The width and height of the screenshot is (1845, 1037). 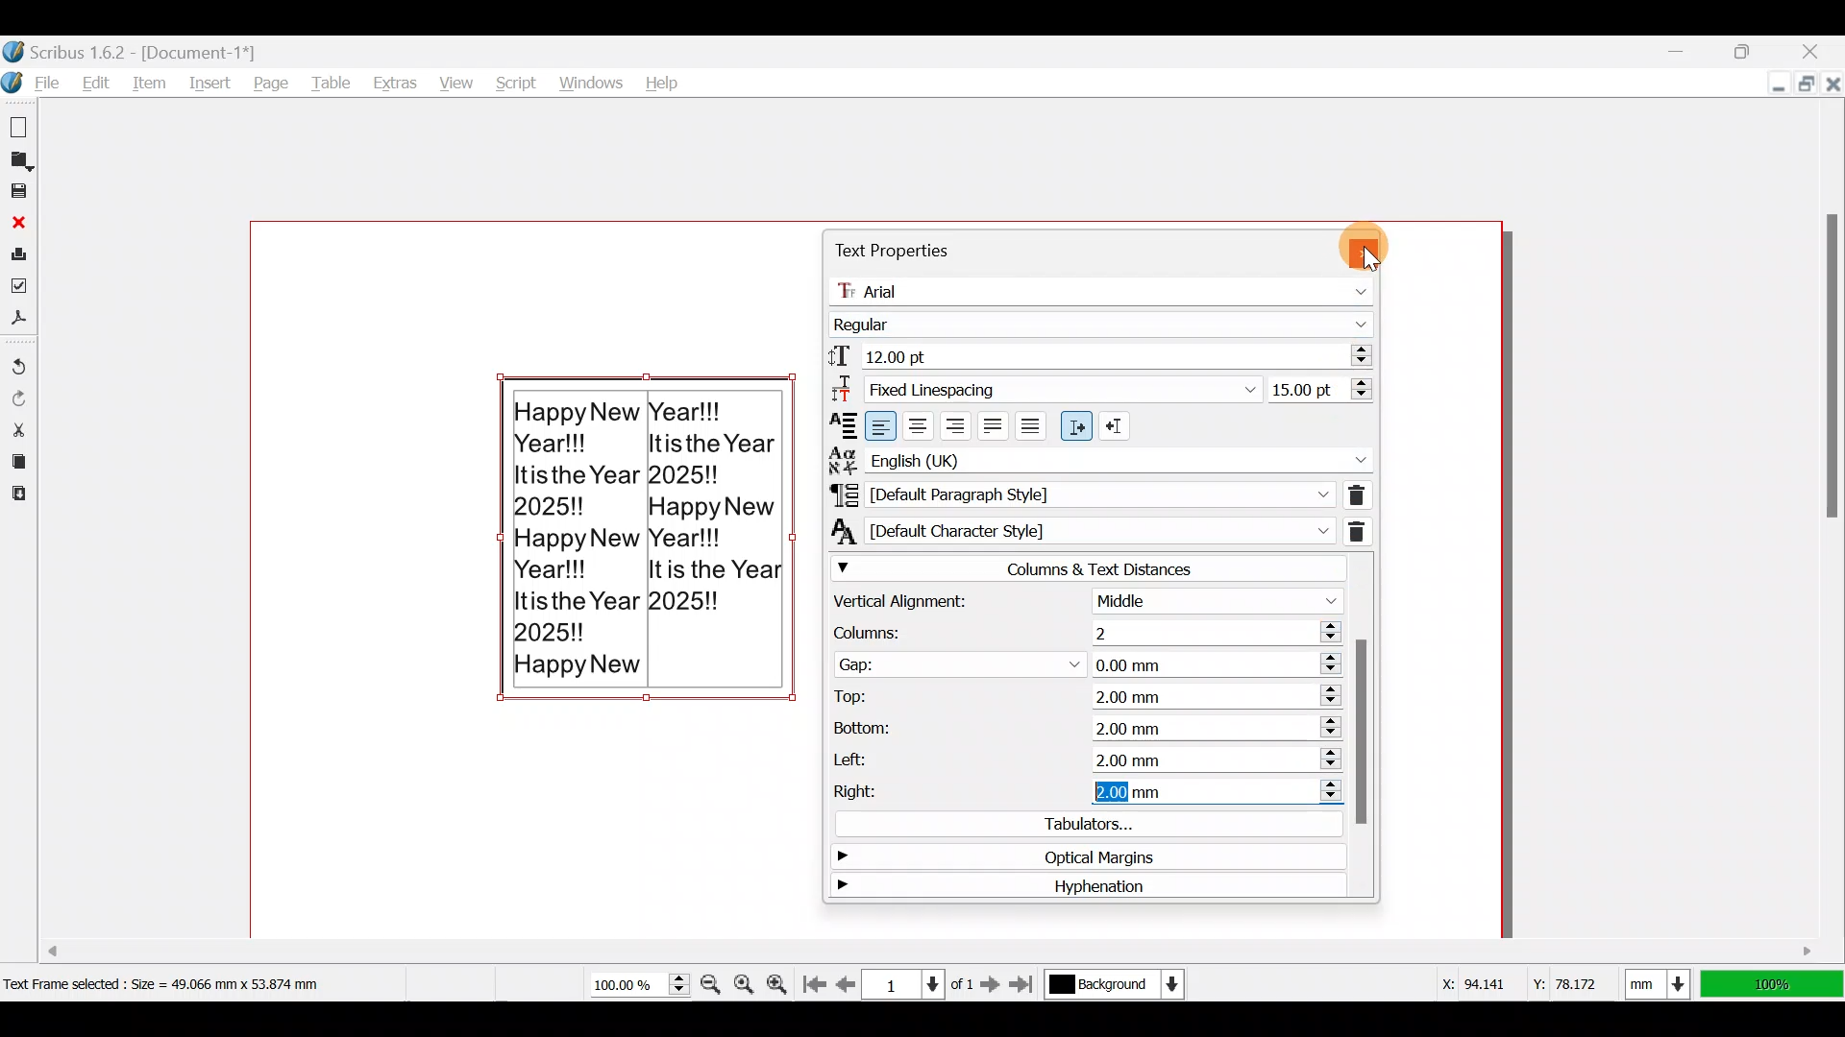 What do you see at coordinates (1826, 529) in the screenshot?
I see `Scroll bar` at bounding box center [1826, 529].